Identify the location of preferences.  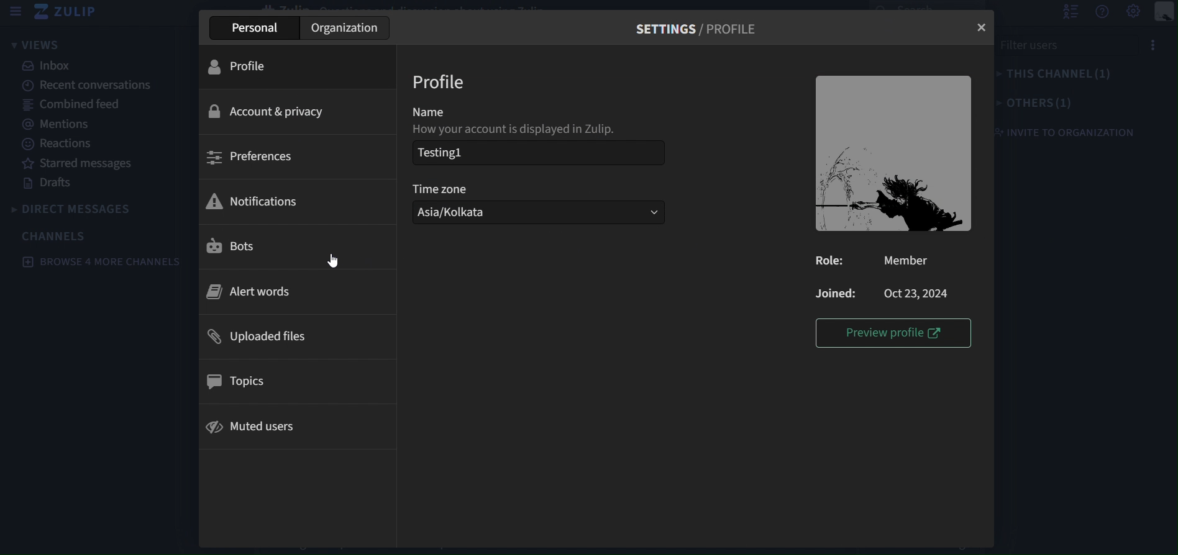
(298, 156).